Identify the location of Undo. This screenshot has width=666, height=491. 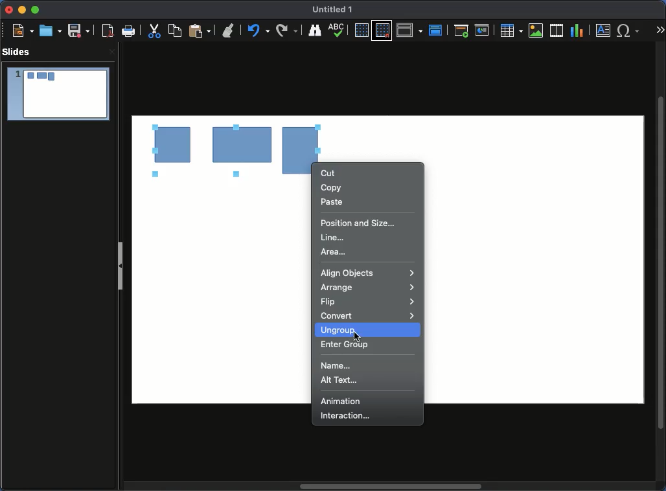
(228, 28).